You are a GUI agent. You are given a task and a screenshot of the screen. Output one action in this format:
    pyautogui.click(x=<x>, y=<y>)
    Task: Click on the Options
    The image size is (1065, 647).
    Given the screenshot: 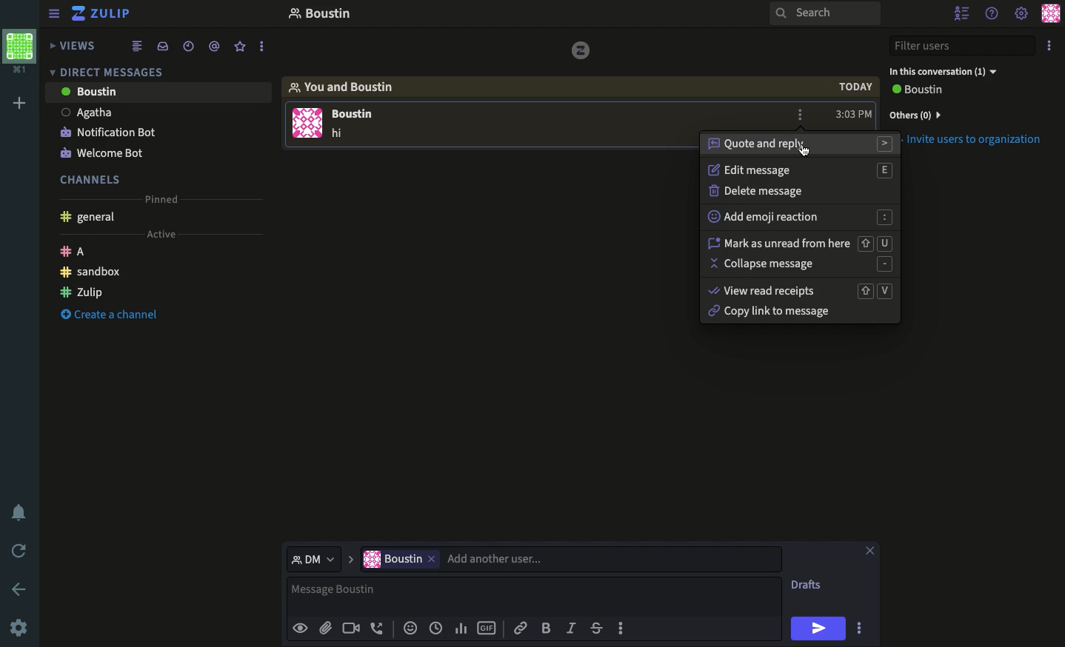 What is the action you would take?
    pyautogui.click(x=621, y=626)
    